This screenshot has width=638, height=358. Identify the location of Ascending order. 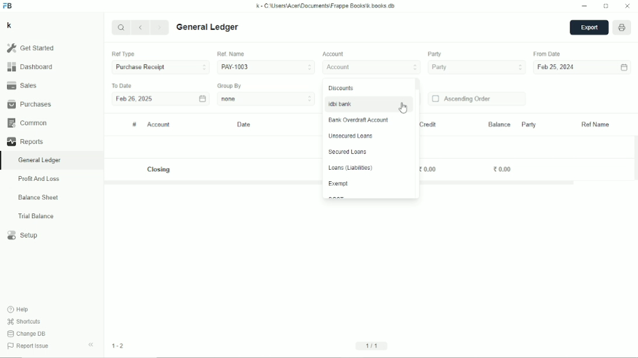
(462, 99).